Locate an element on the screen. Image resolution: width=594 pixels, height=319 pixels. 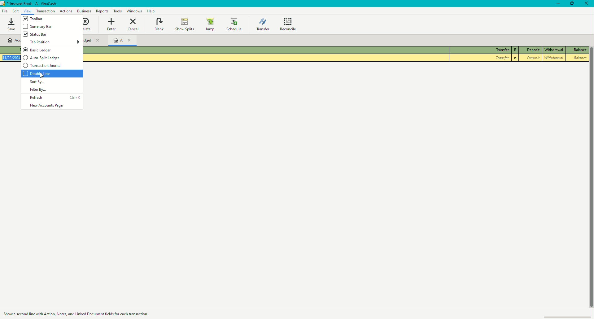
Reports is located at coordinates (102, 11).